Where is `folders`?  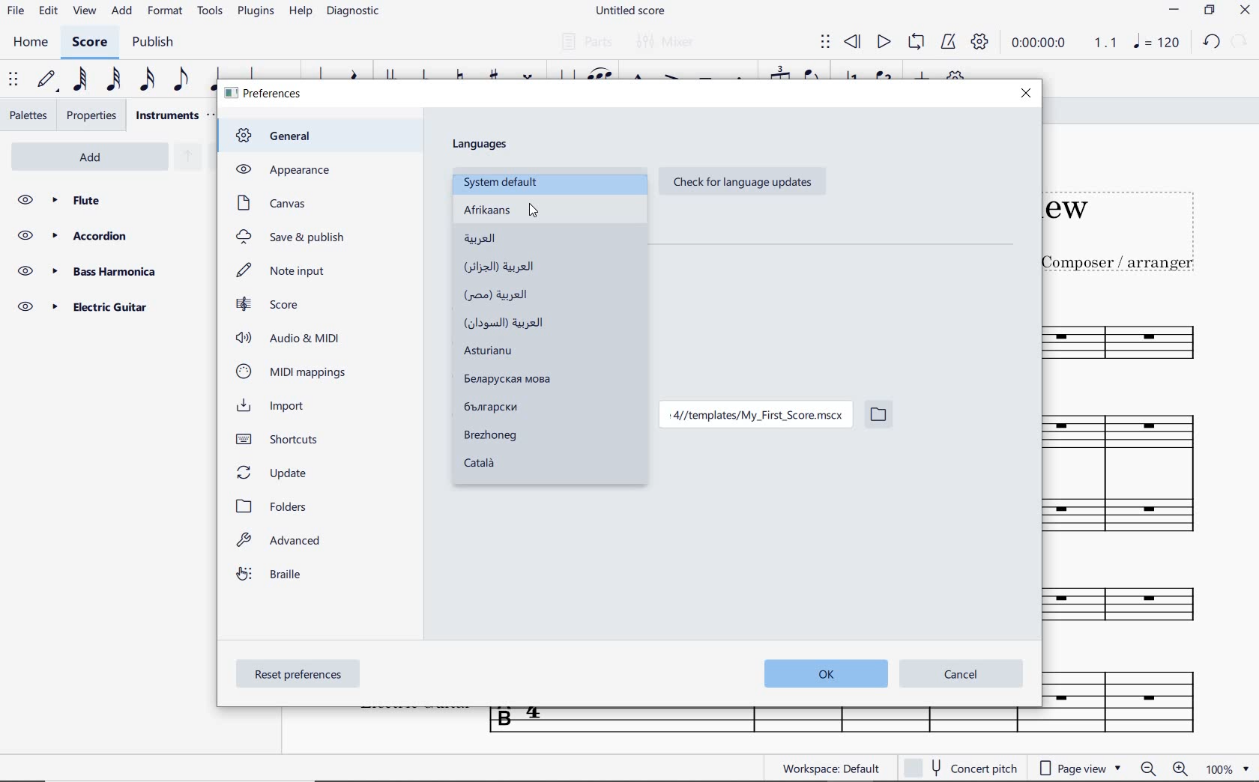 folders is located at coordinates (276, 506).